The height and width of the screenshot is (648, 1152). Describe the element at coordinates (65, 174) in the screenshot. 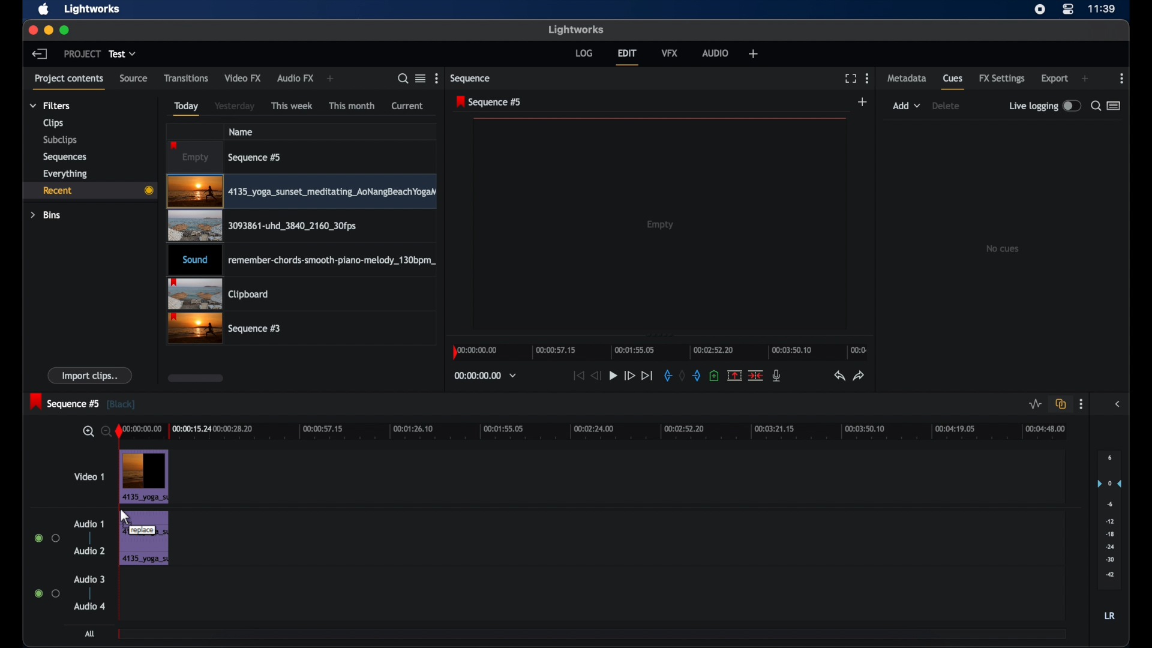

I see `everything` at that location.